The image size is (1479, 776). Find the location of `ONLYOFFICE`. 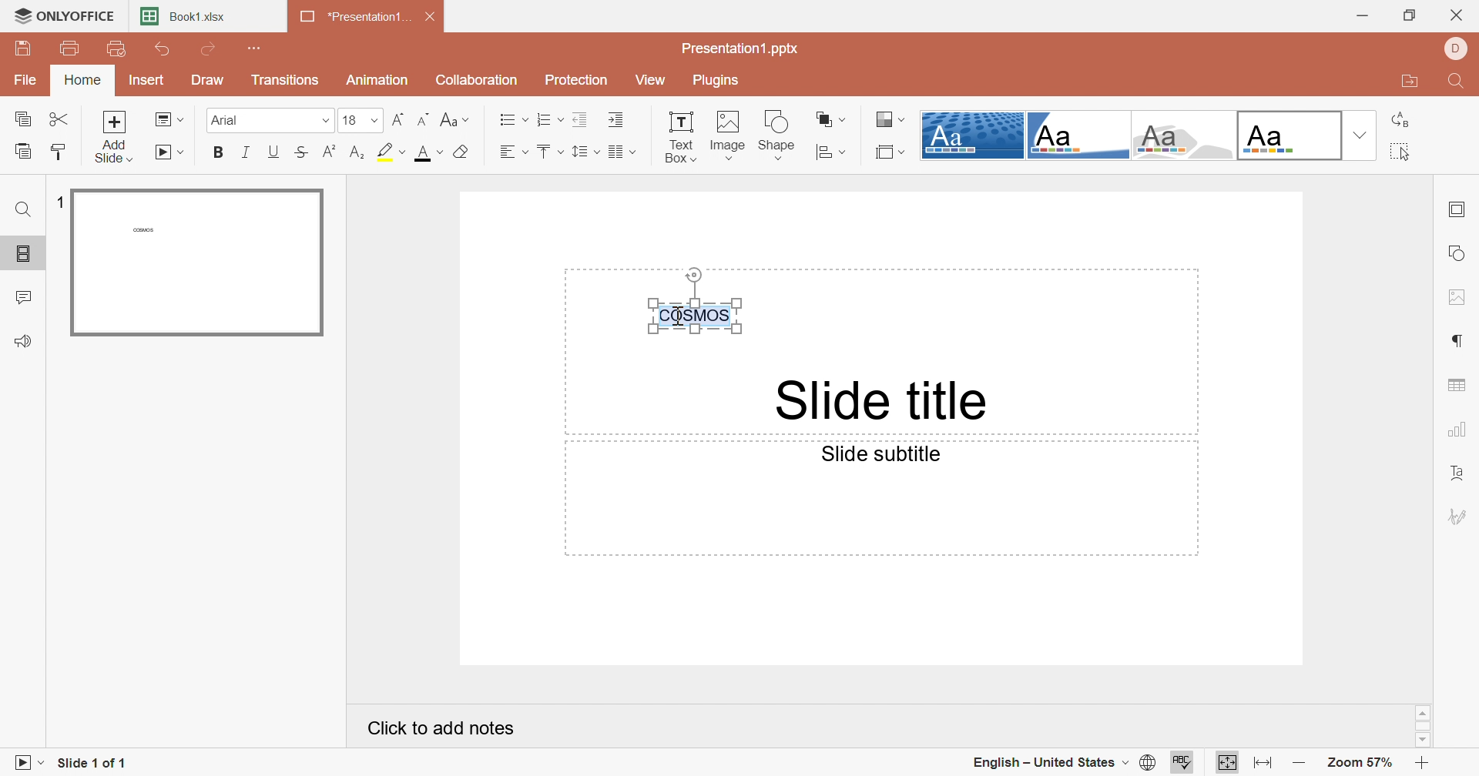

ONLYOFFICE is located at coordinates (68, 18).